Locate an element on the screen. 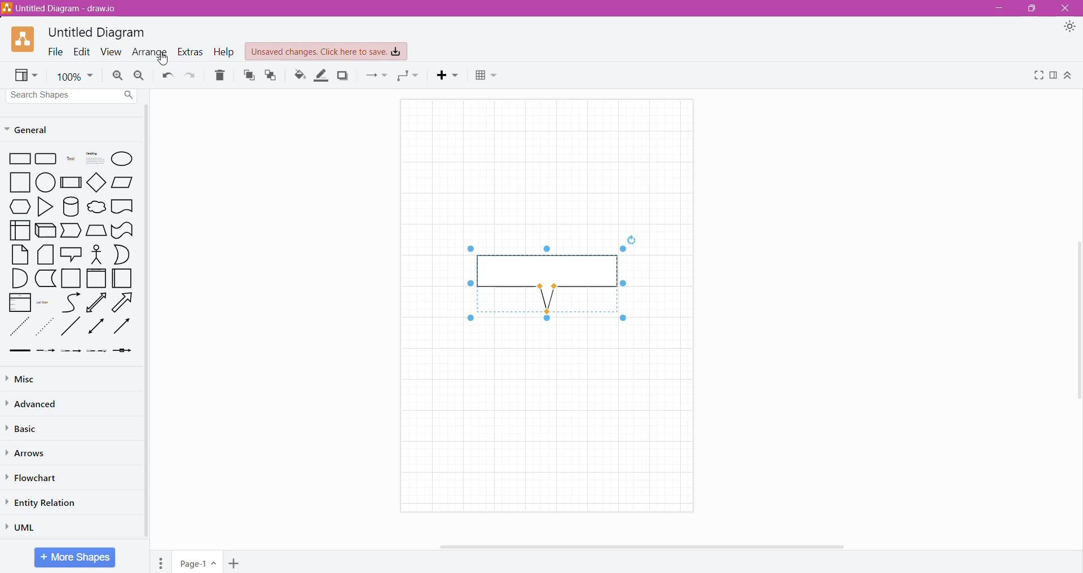  Line Color is located at coordinates (322, 75).